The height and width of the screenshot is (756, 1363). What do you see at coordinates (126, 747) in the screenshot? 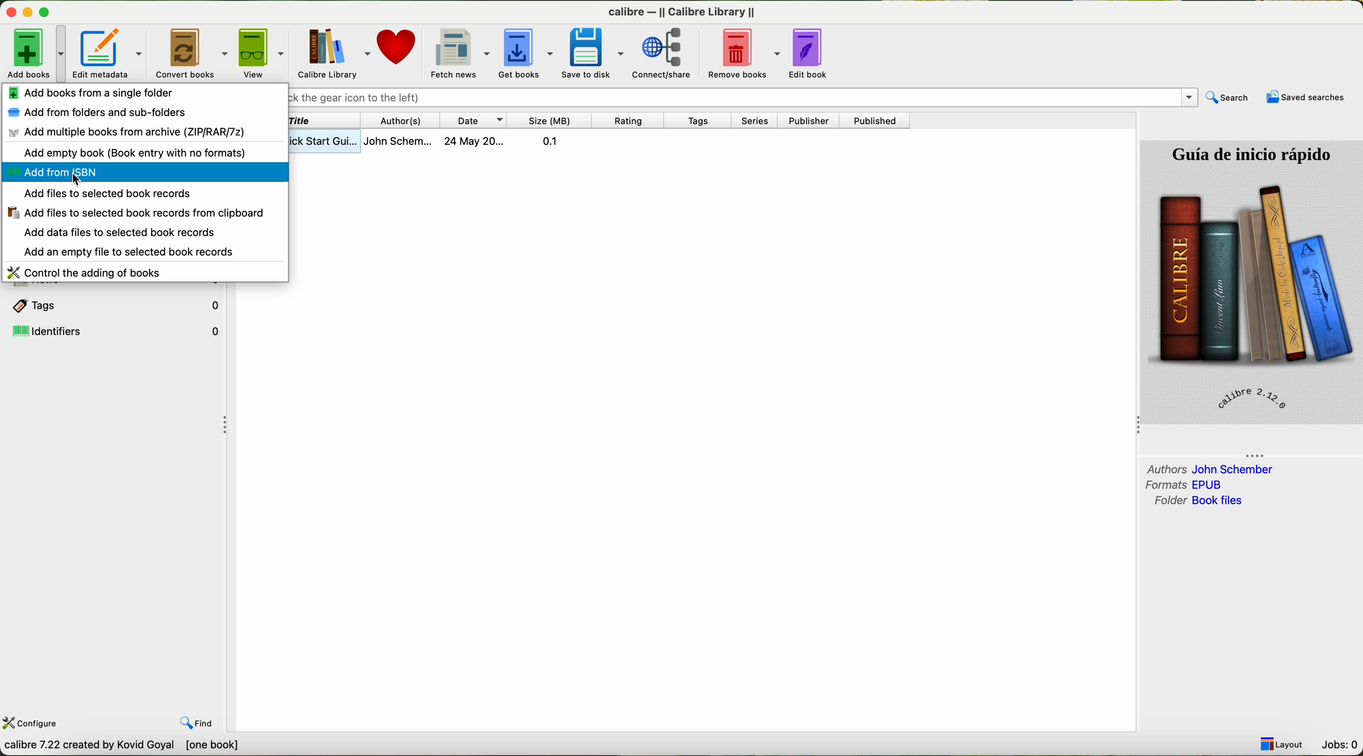
I see `Callibre 7.22 created by Kavid Goyal [0 books]` at bounding box center [126, 747].